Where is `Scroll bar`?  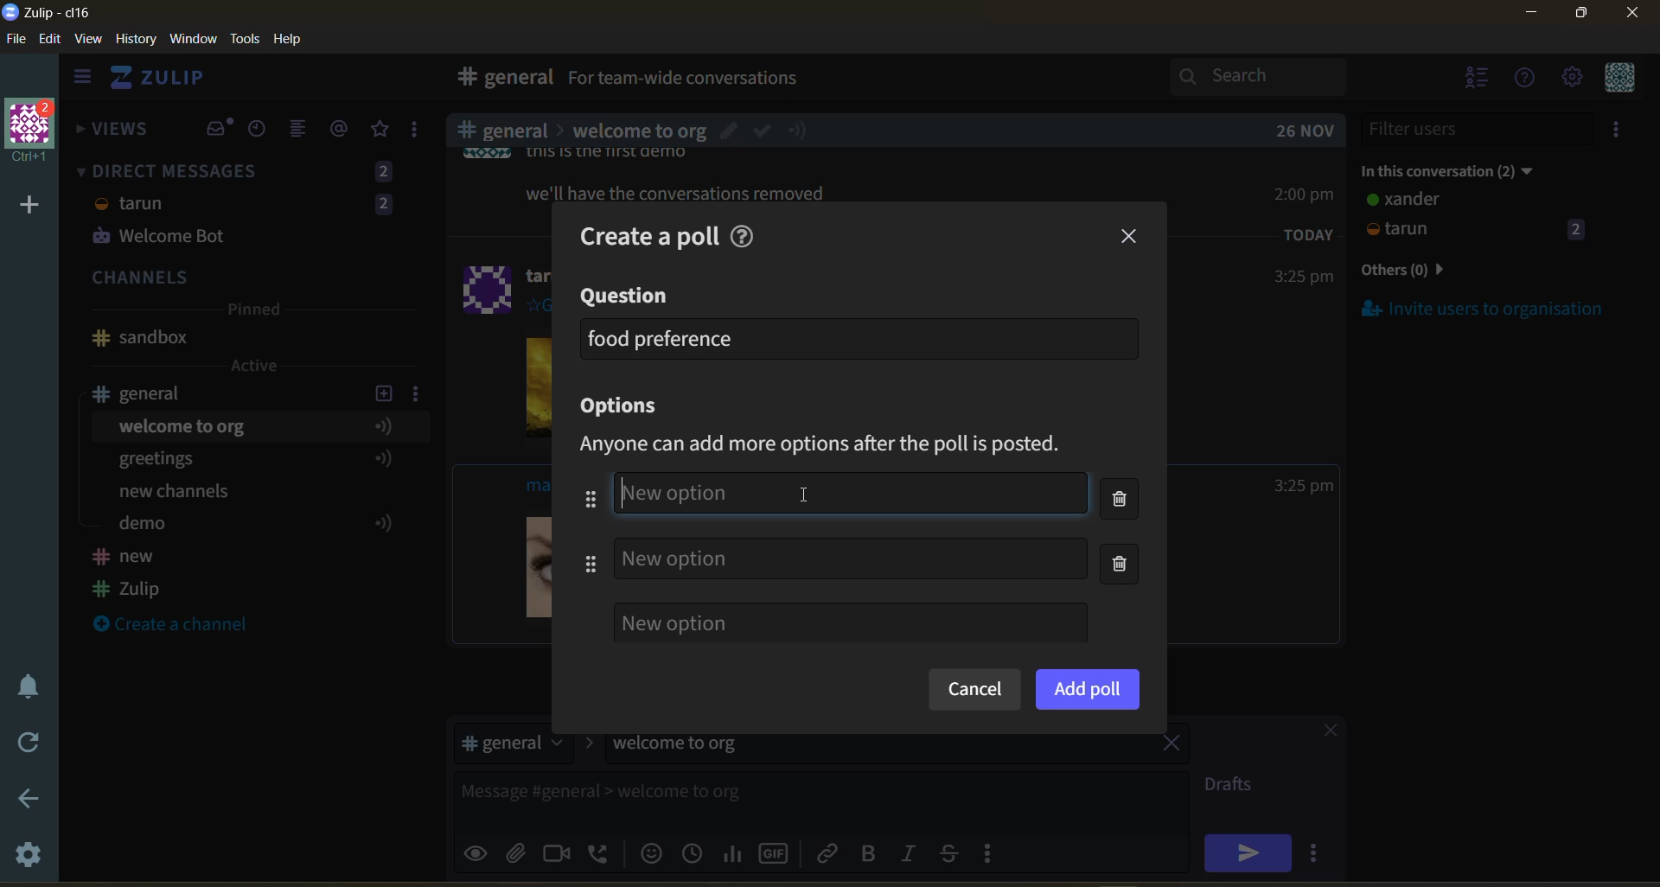
Scroll bar is located at coordinates (1650, 462).